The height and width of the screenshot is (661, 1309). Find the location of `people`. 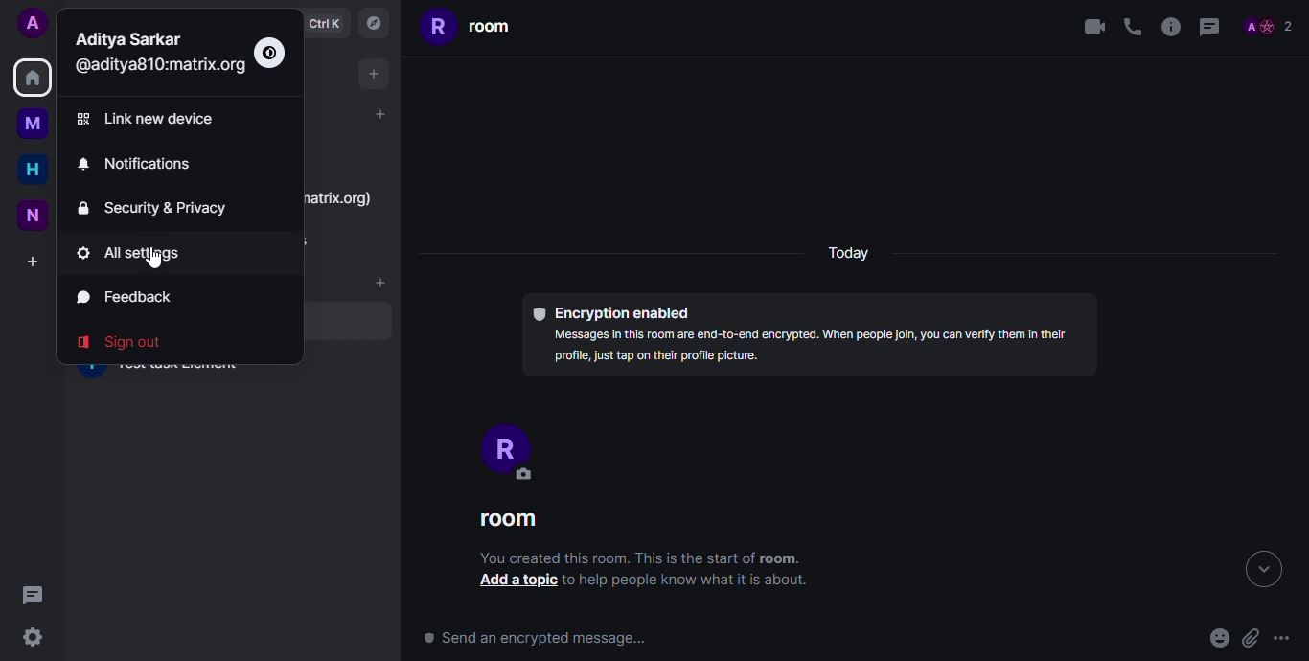

people is located at coordinates (1268, 28).